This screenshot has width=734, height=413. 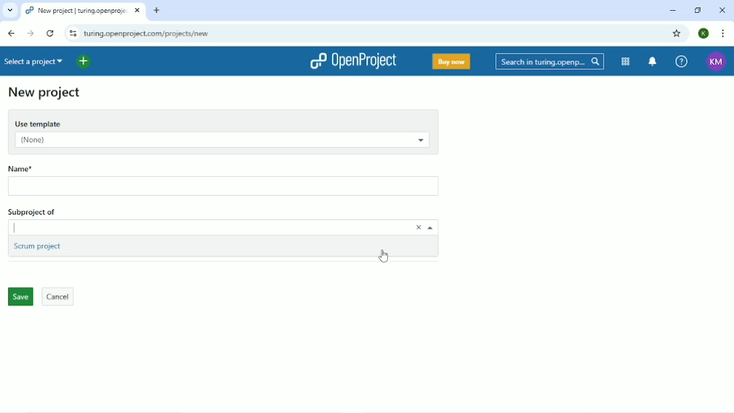 I want to click on Cancel, so click(x=58, y=297).